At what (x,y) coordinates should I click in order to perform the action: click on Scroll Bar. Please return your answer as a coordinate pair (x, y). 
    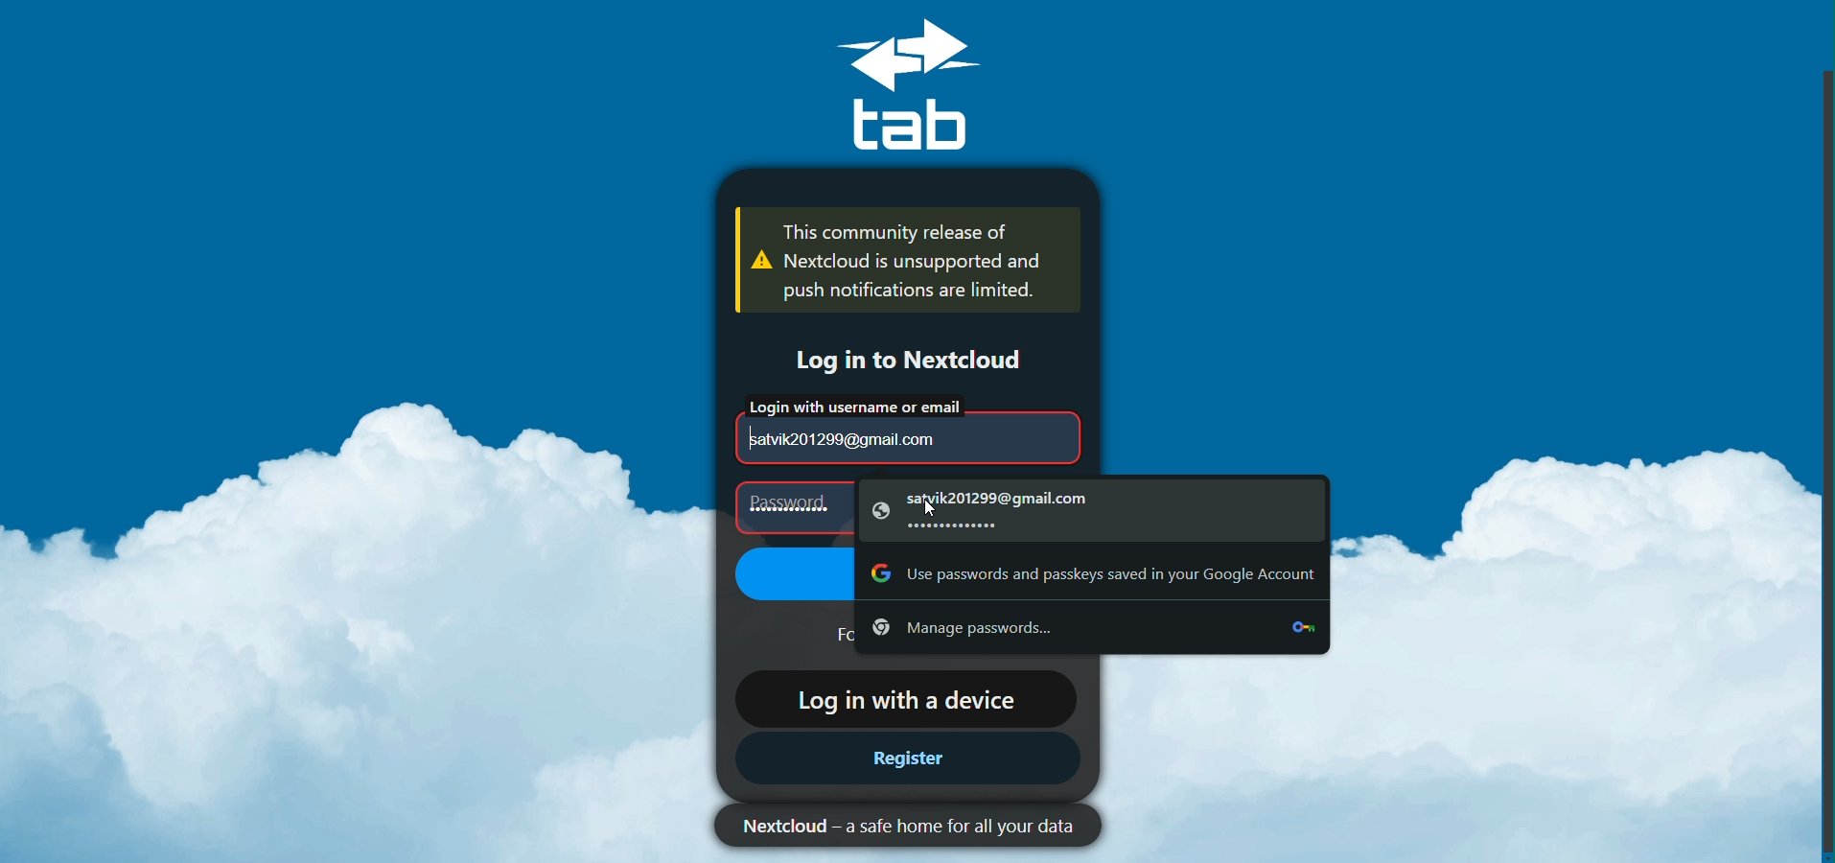
    Looking at the image, I should click on (1818, 459).